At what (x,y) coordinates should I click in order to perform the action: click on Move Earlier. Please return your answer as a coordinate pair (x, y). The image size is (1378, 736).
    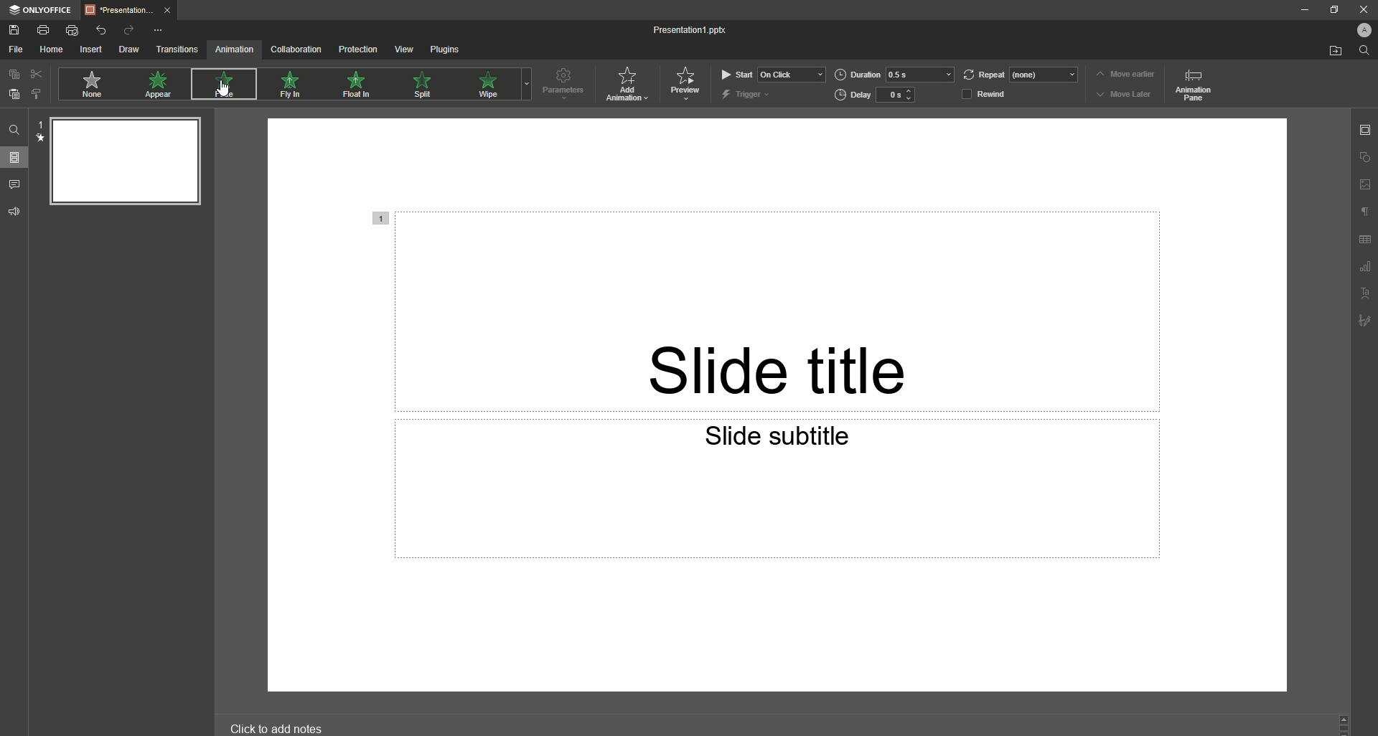
    Looking at the image, I should click on (1125, 75).